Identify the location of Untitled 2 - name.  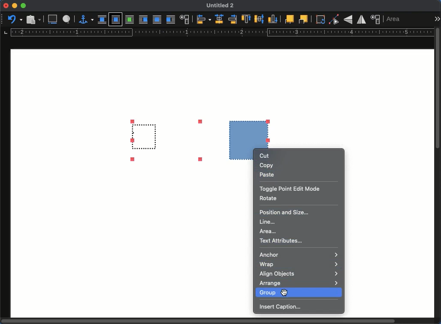
(221, 5).